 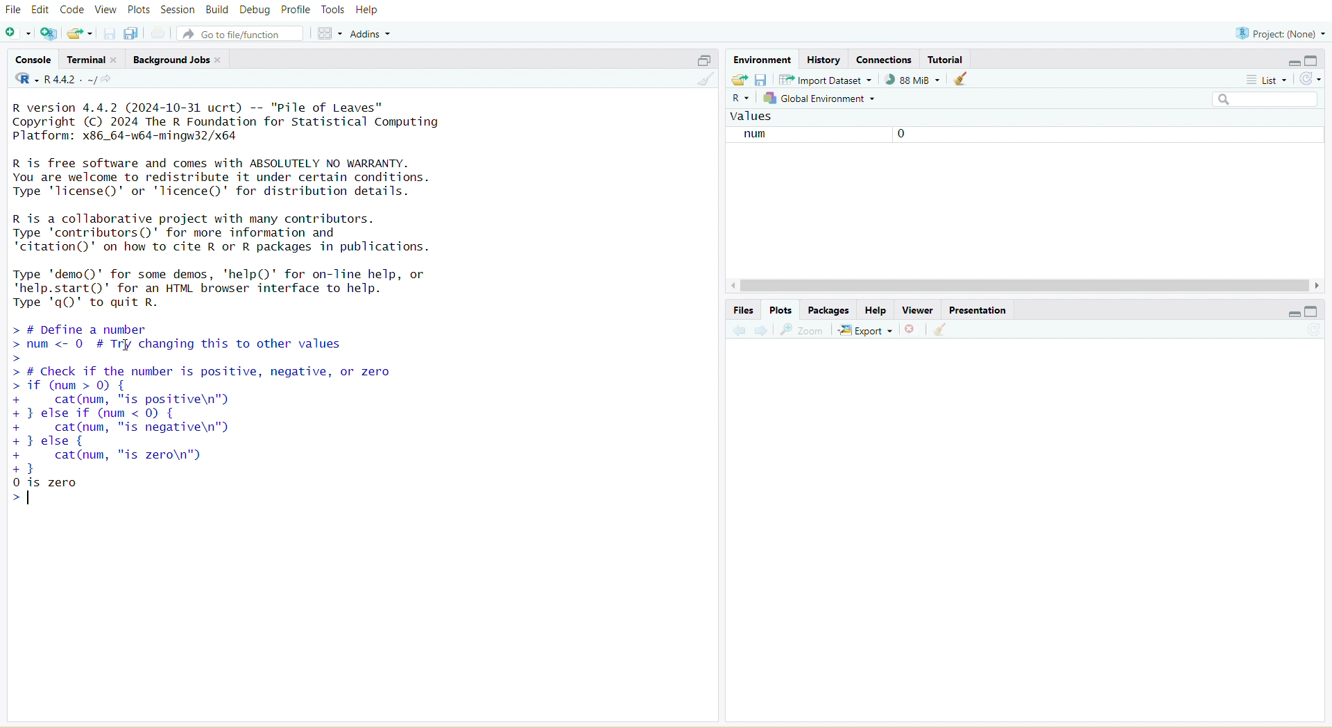 I want to click on go to file/function, so click(x=244, y=35).